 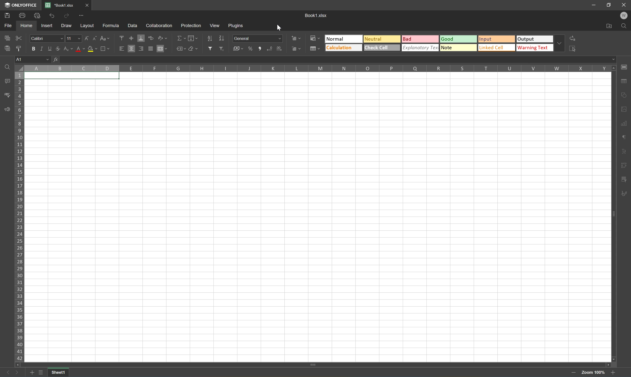 I want to click on find, so click(x=7, y=68).